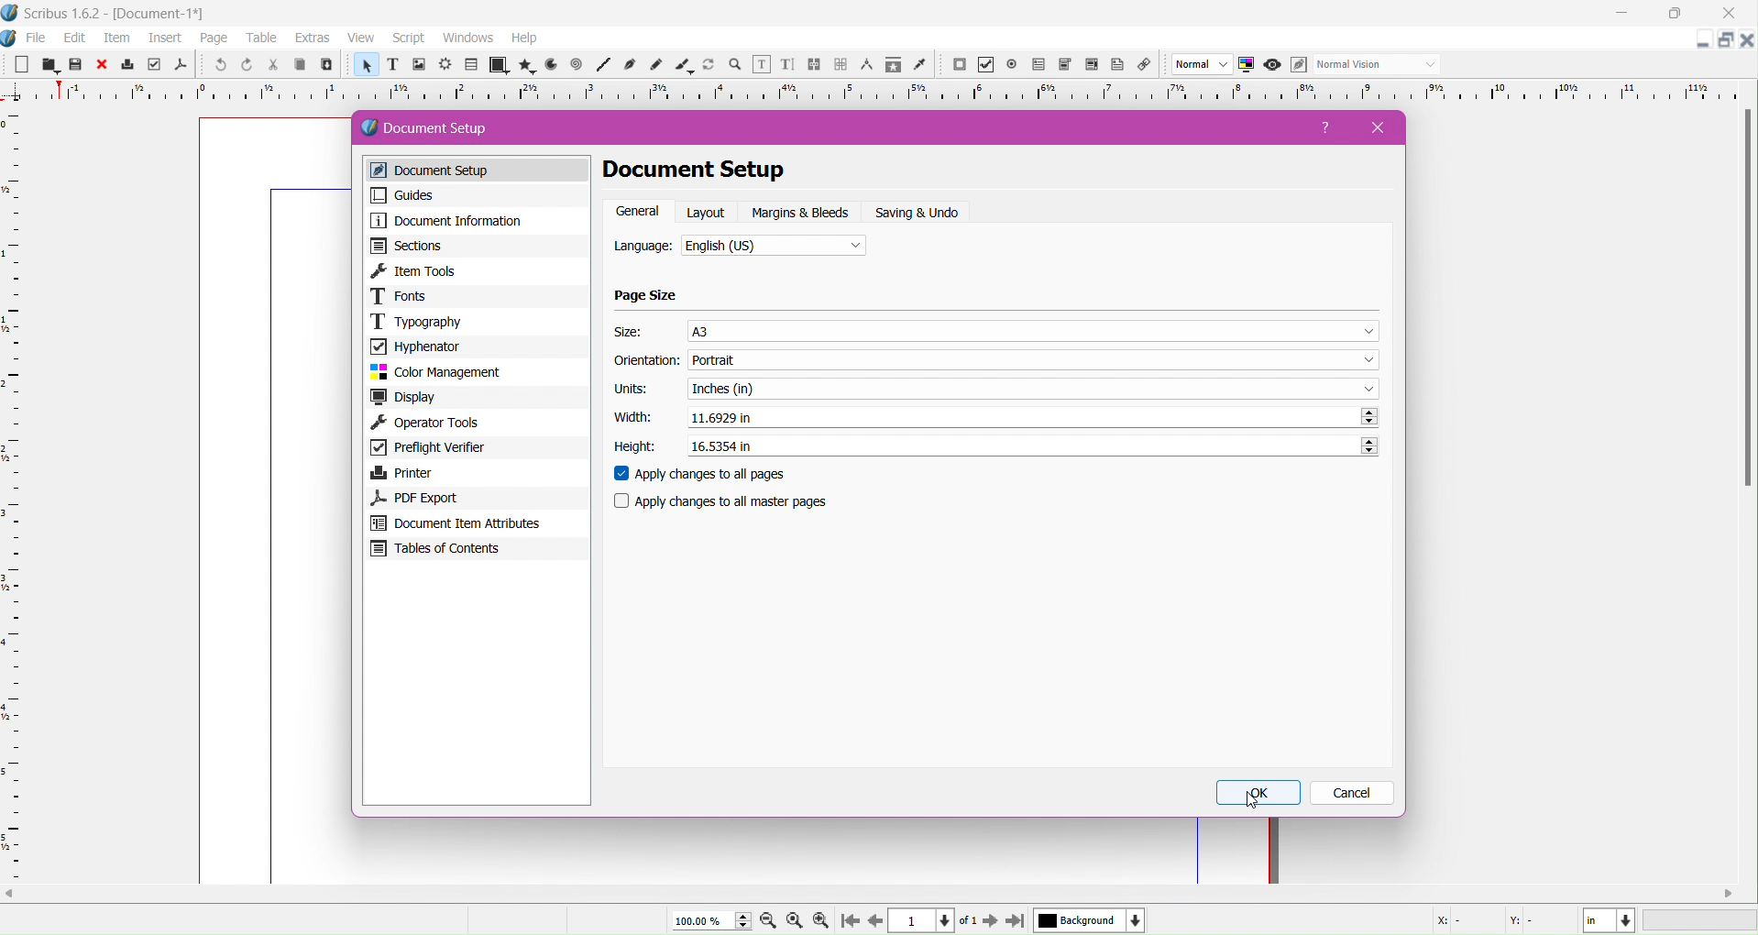 This screenshot has width=1758, height=935. What do you see at coordinates (75, 38) in the screenshot?
I see `edit menu` at bounding box center [75, 38].